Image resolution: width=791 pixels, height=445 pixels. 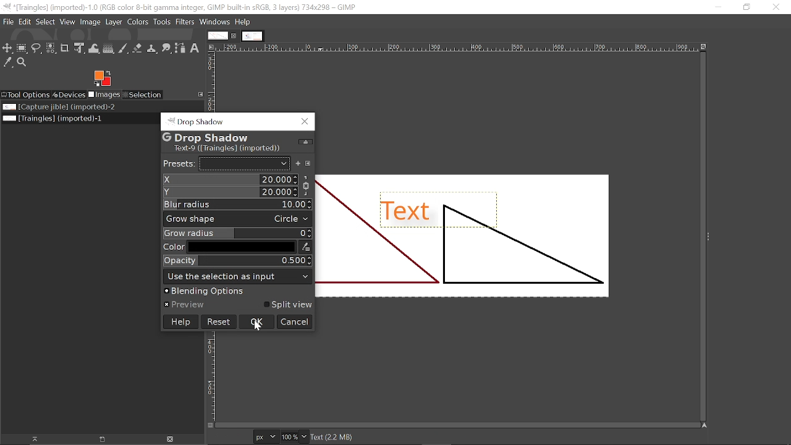 I want to click on Use the selection as input, so click(x=239, y=276).